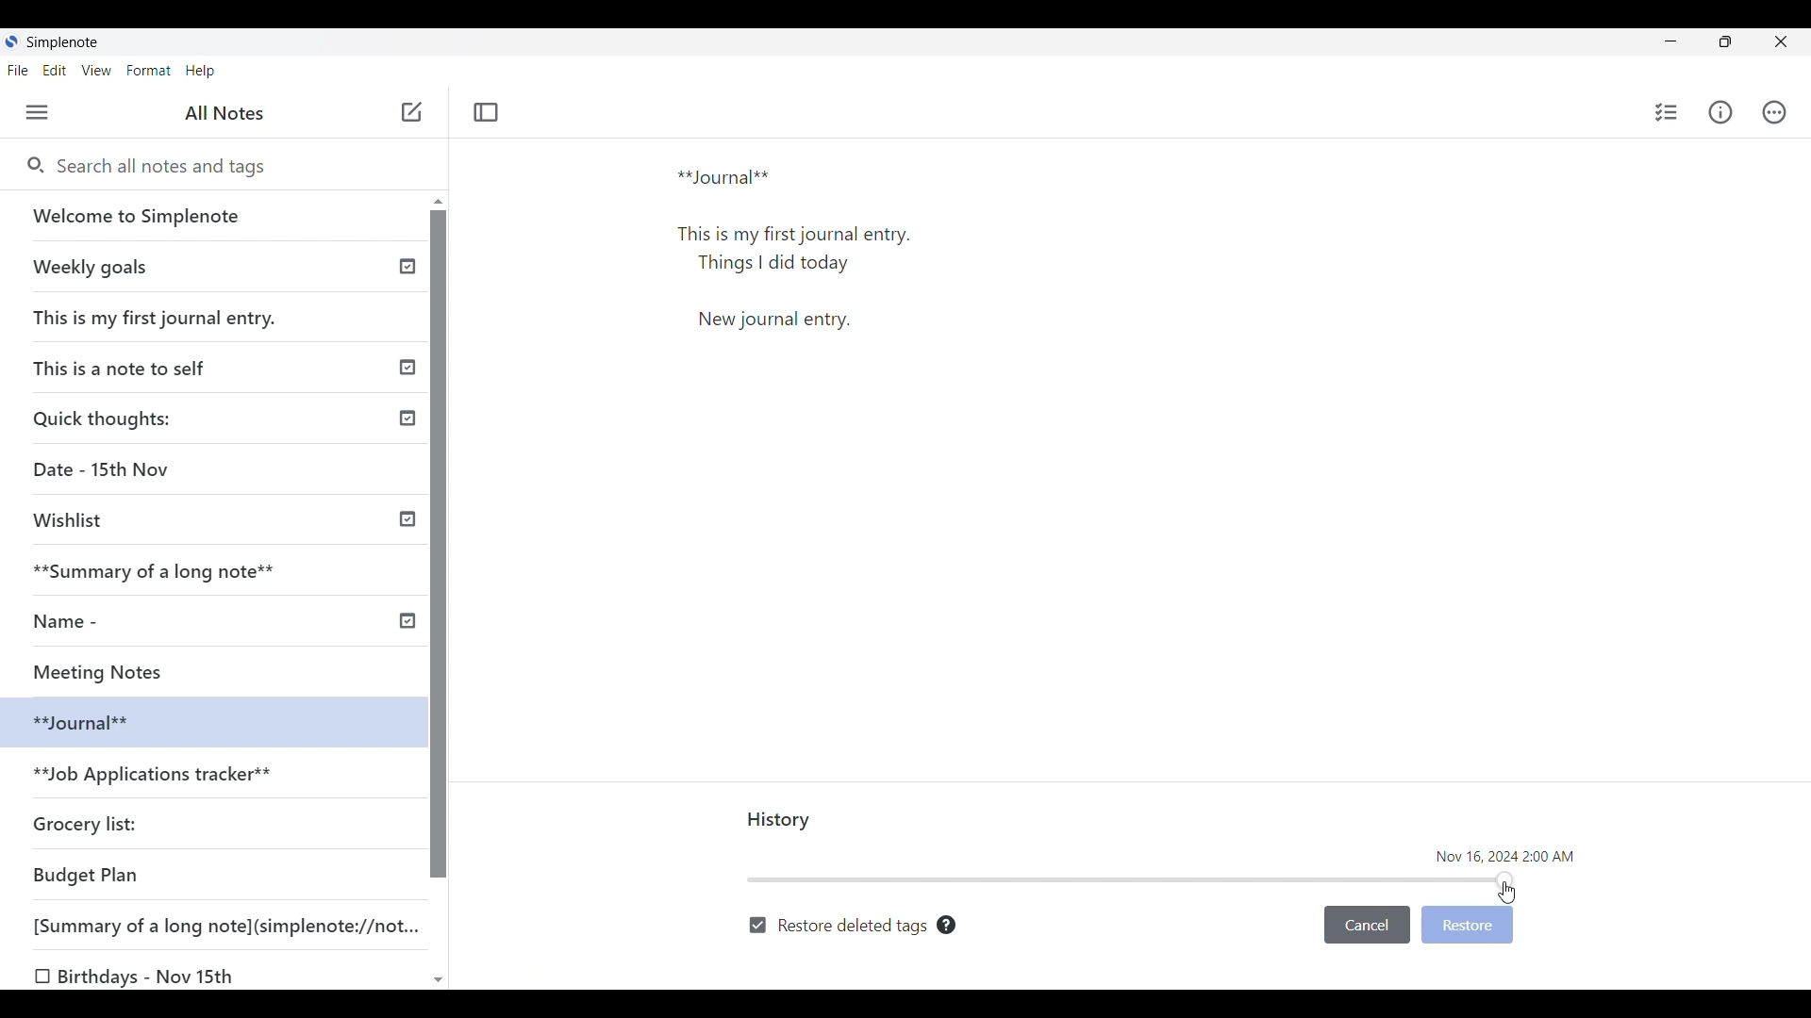 The image size is (1811, 1018). I want to click on File menu, so click(19, 71).